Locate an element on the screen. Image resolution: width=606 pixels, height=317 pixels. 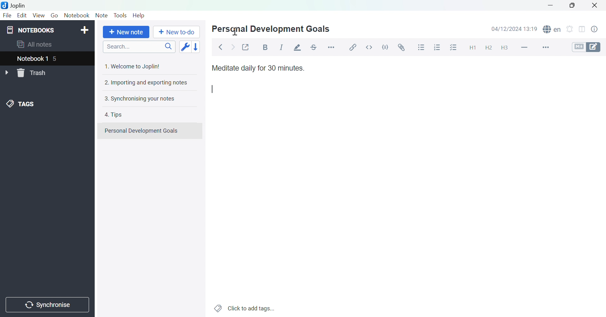
Bold is located at coordinates (264, 47).